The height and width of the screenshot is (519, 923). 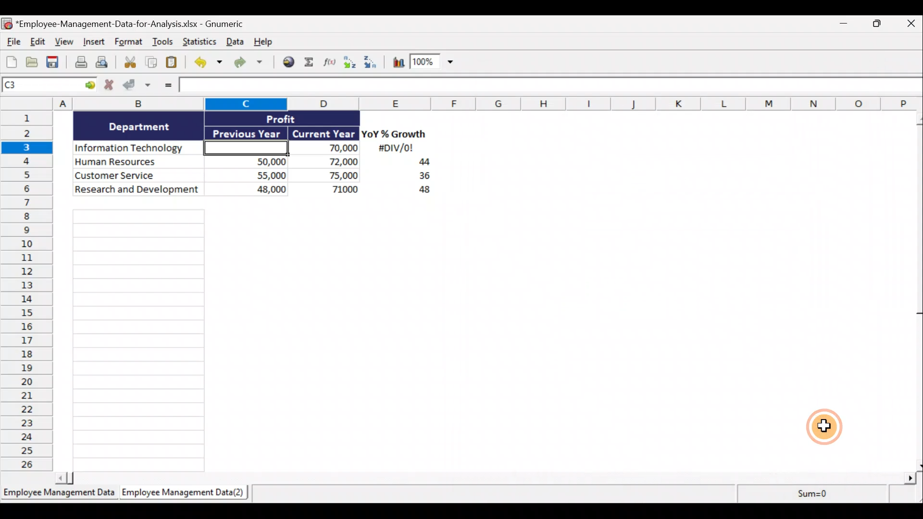 What do you see at coordinates (32, 62) in the screenshot?
I see `Open a file` at bounding box center [32, 62].